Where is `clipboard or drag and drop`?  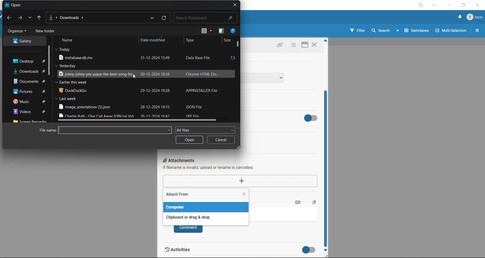
clipboard or drag and drop is located at coordinates (186, 217).